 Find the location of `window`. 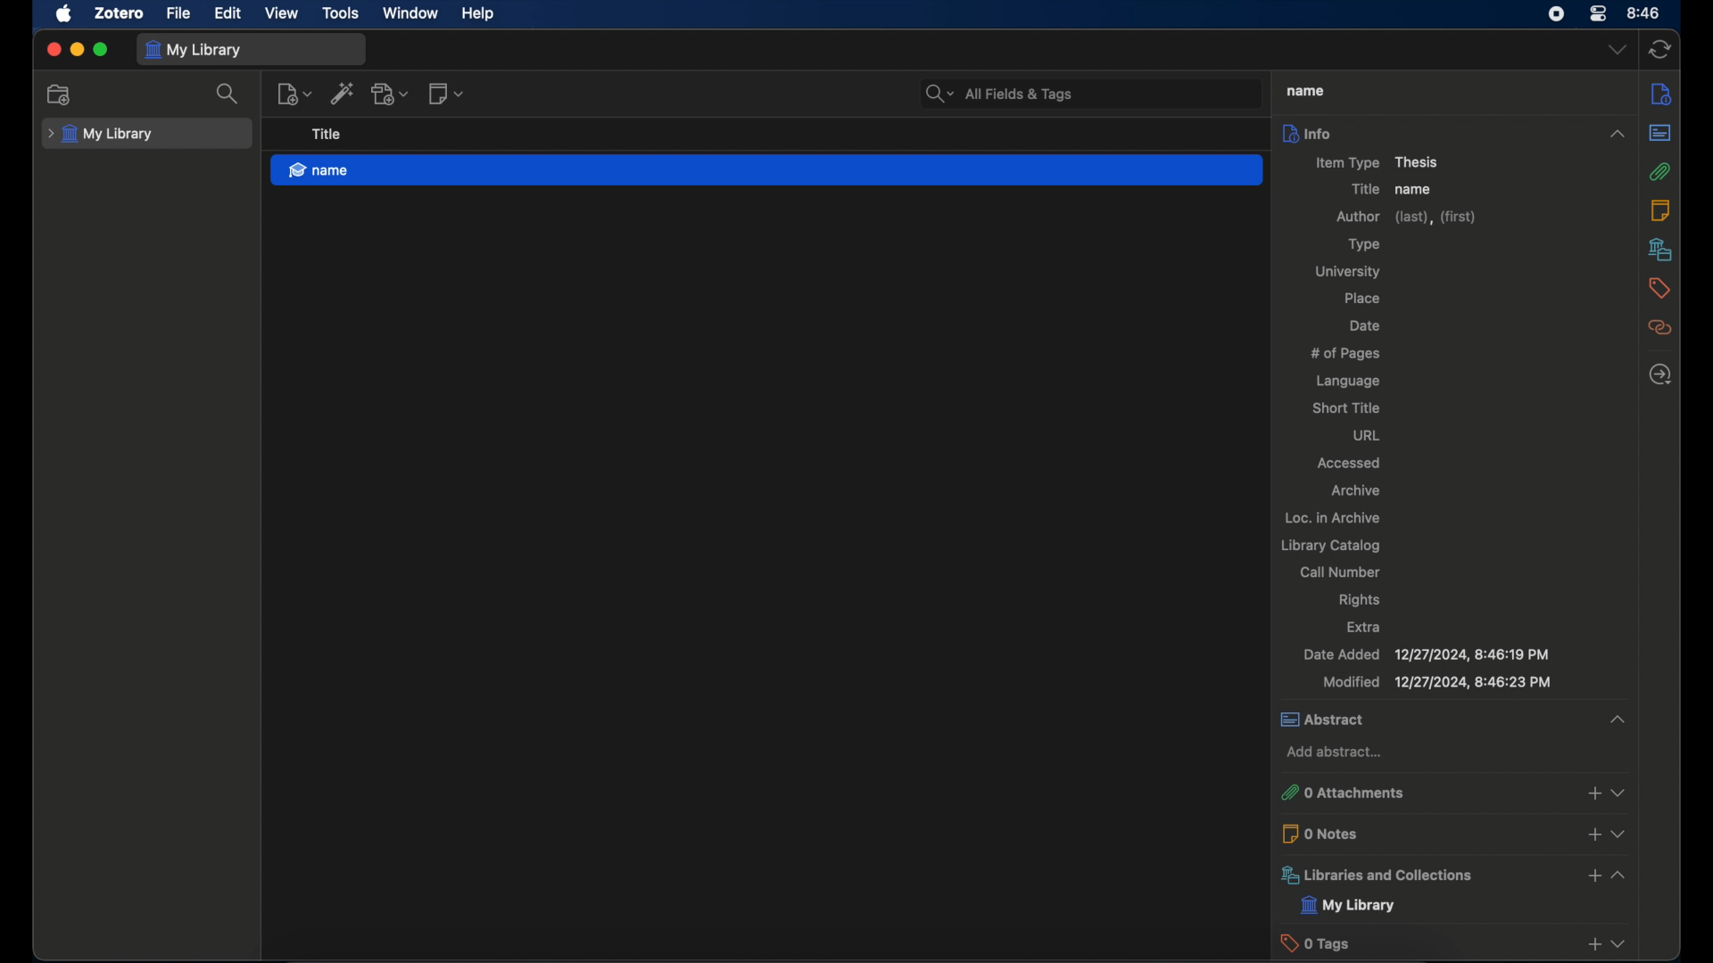

window is located at coordinates (409, 12).